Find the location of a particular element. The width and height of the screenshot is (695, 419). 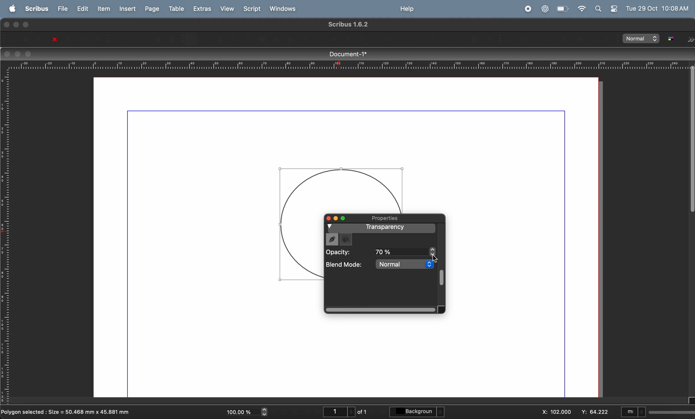

windows is located at coordinates (285, 9).